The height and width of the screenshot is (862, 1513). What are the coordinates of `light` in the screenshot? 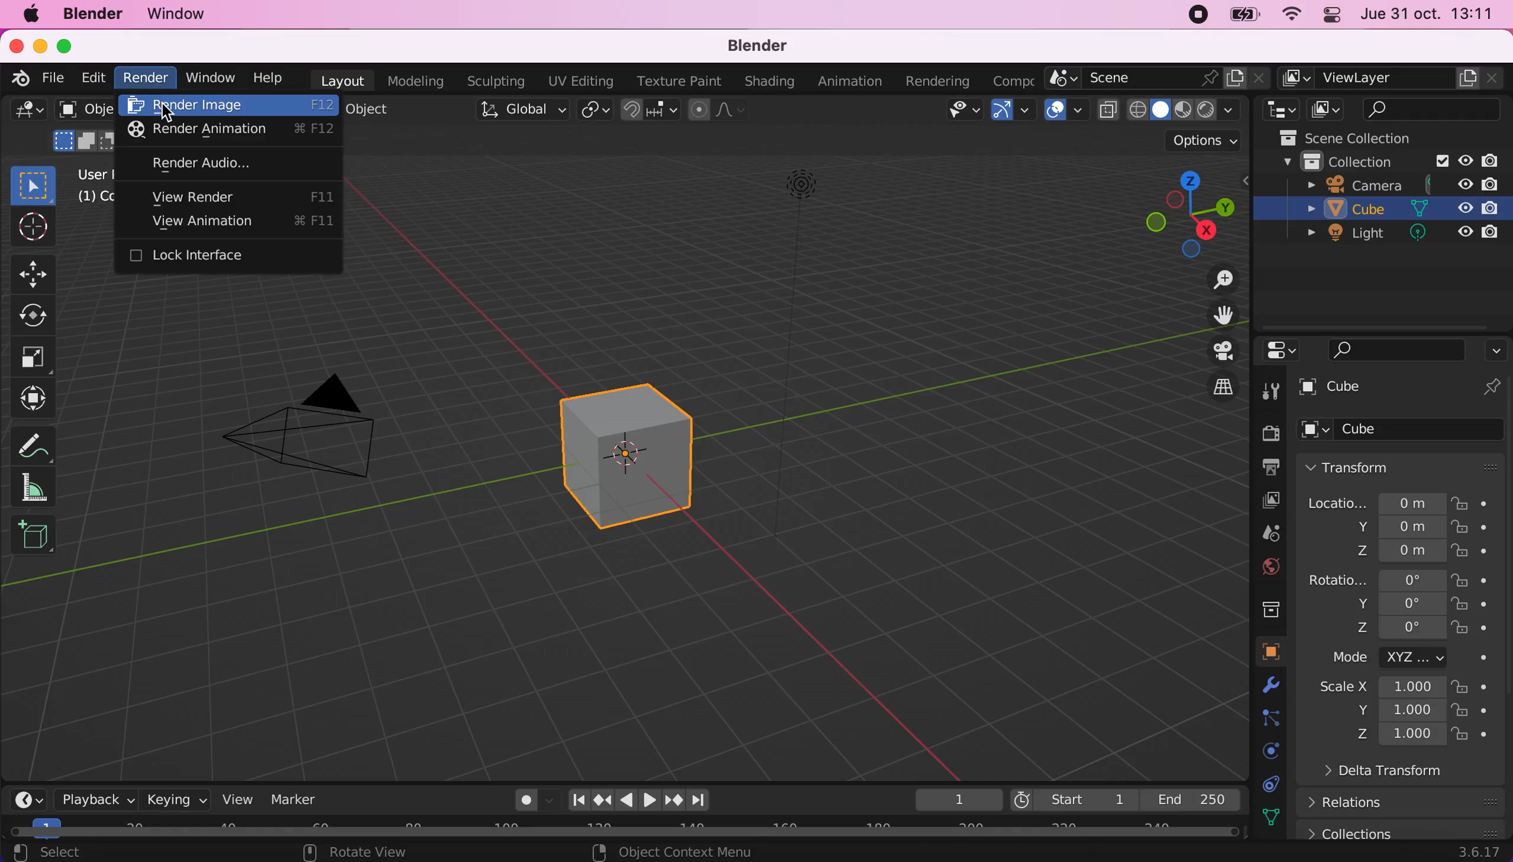 It's located at (1394, 236).